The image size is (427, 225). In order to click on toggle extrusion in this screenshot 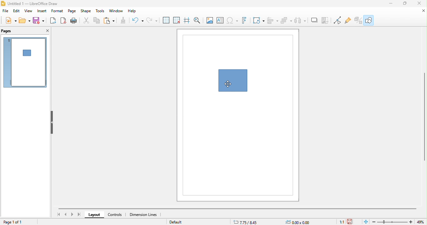, I will do `click(357, 20)`.